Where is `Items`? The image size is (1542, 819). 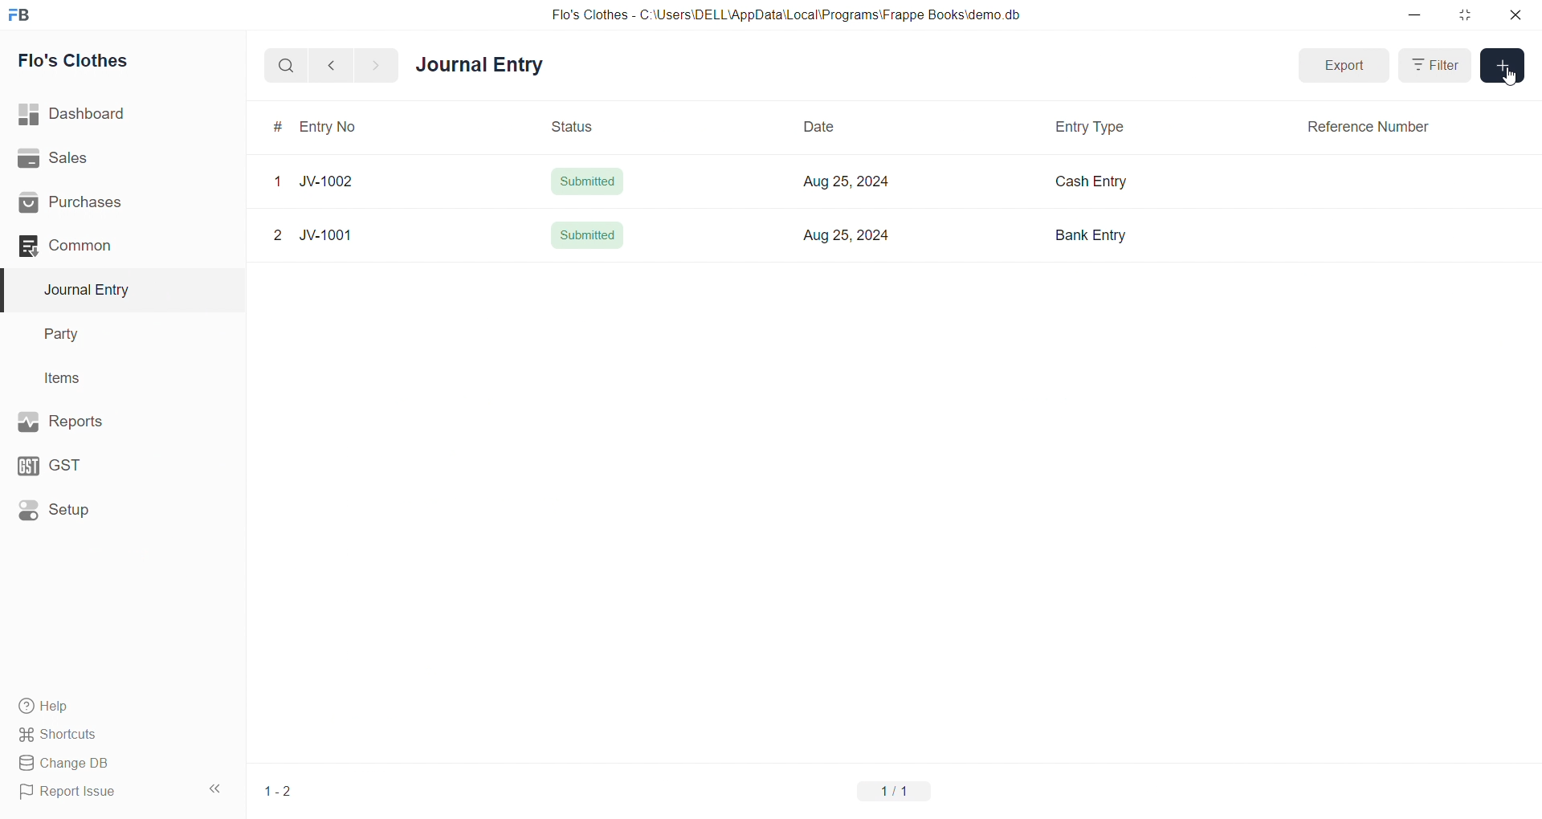
Items is located at coordinates (111, 379).